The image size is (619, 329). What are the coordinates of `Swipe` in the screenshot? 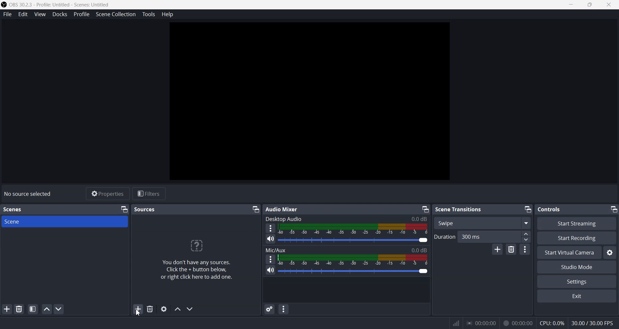 It's located at (482, 223).